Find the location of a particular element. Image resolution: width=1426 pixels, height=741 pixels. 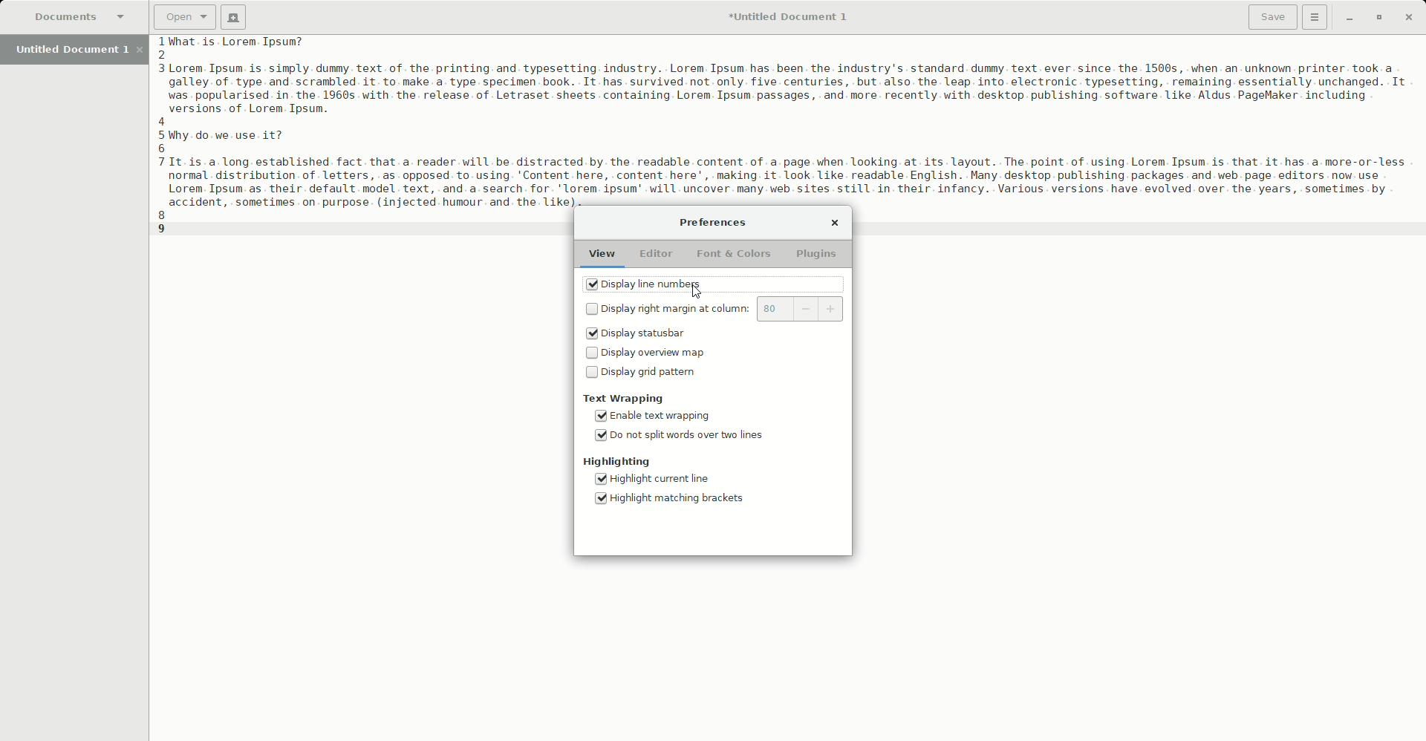

Numbers to count lines is located at coordinates (163, 138).